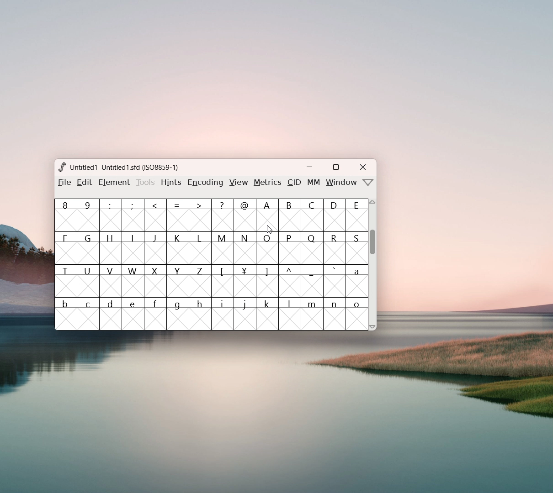 This screenshot has height=493, width=553. Describe the element at coordinates (335, 215) in the screenshot. I see `D` at that location.